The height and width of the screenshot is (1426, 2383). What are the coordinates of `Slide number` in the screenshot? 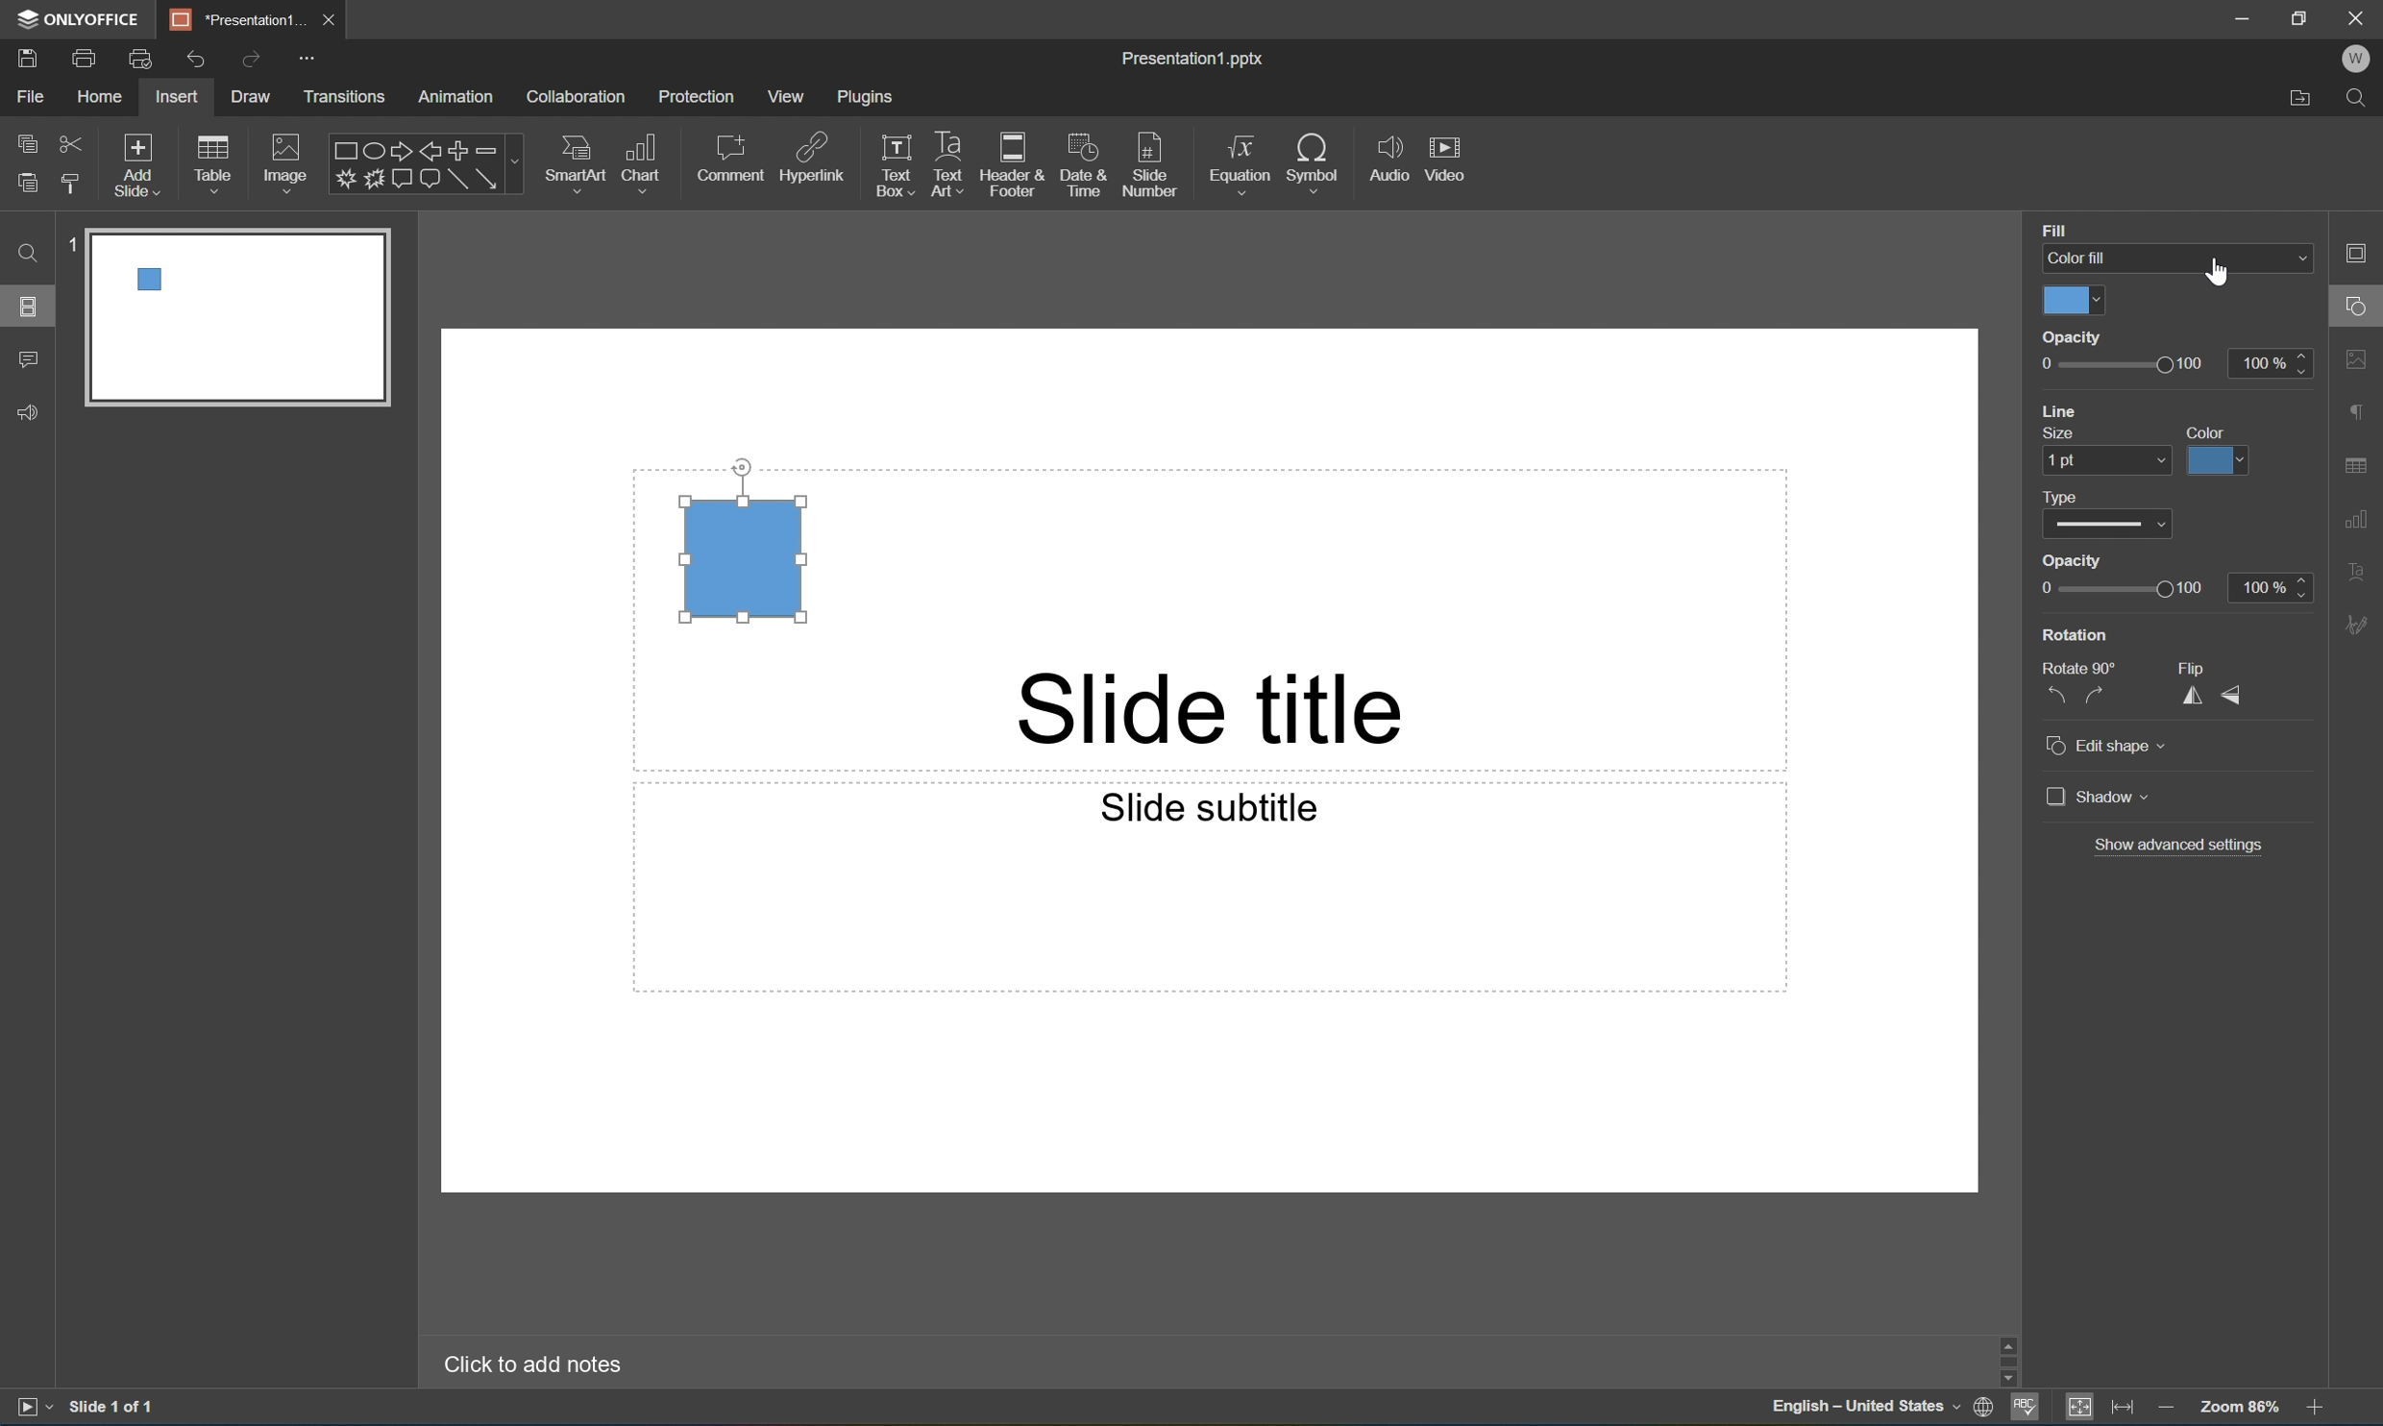 It's located at (1150, 159).